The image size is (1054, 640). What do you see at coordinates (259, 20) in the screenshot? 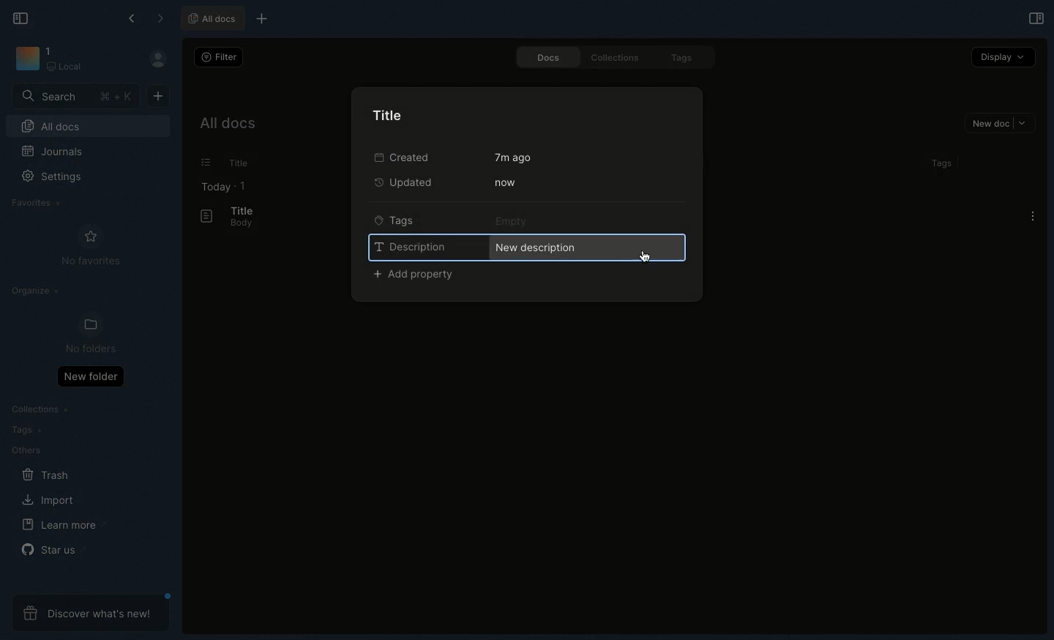
I see `New tab` at bounding box center [259, 20].